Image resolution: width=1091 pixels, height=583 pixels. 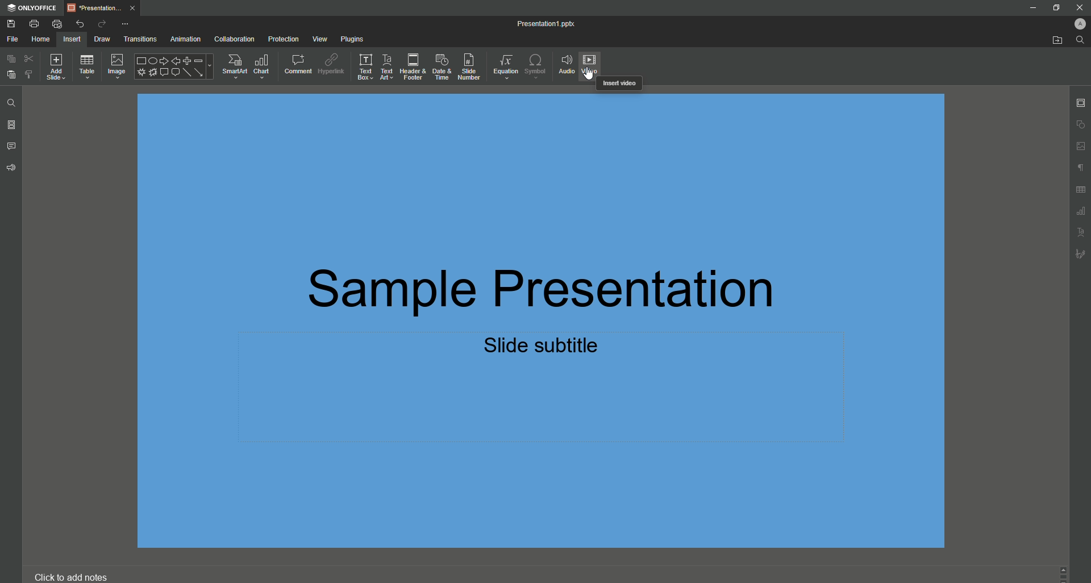 I want to click on Table, so click(x=88, y=67).